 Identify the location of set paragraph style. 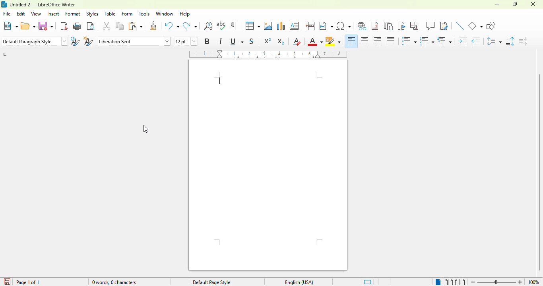
(35, 41).